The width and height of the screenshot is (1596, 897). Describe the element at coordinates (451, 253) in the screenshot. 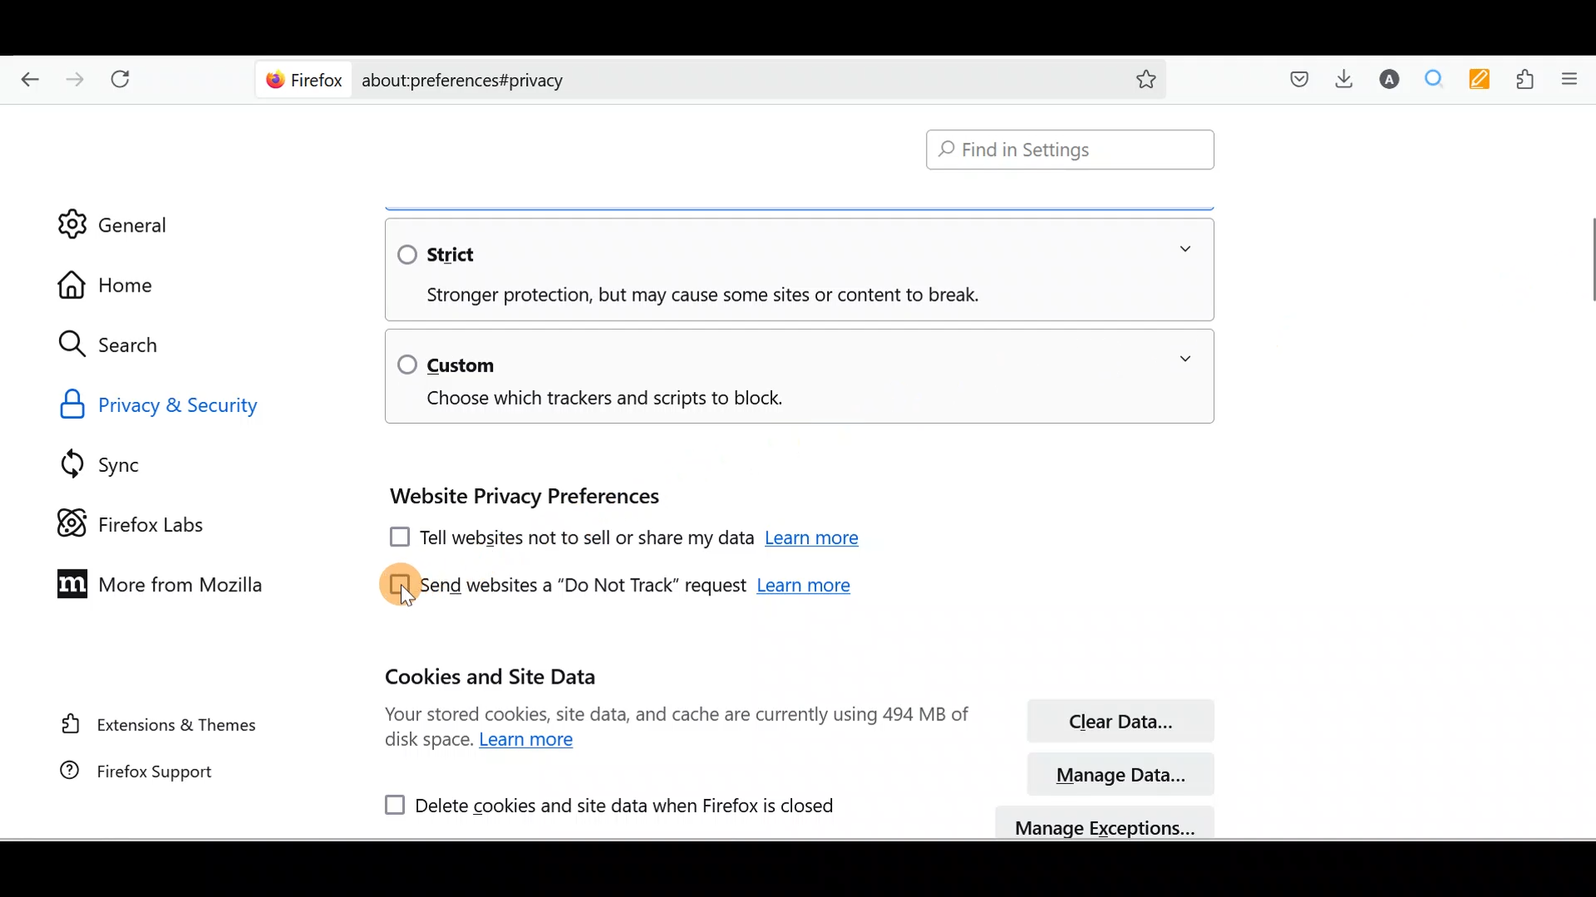

I see `Strict` at that location.